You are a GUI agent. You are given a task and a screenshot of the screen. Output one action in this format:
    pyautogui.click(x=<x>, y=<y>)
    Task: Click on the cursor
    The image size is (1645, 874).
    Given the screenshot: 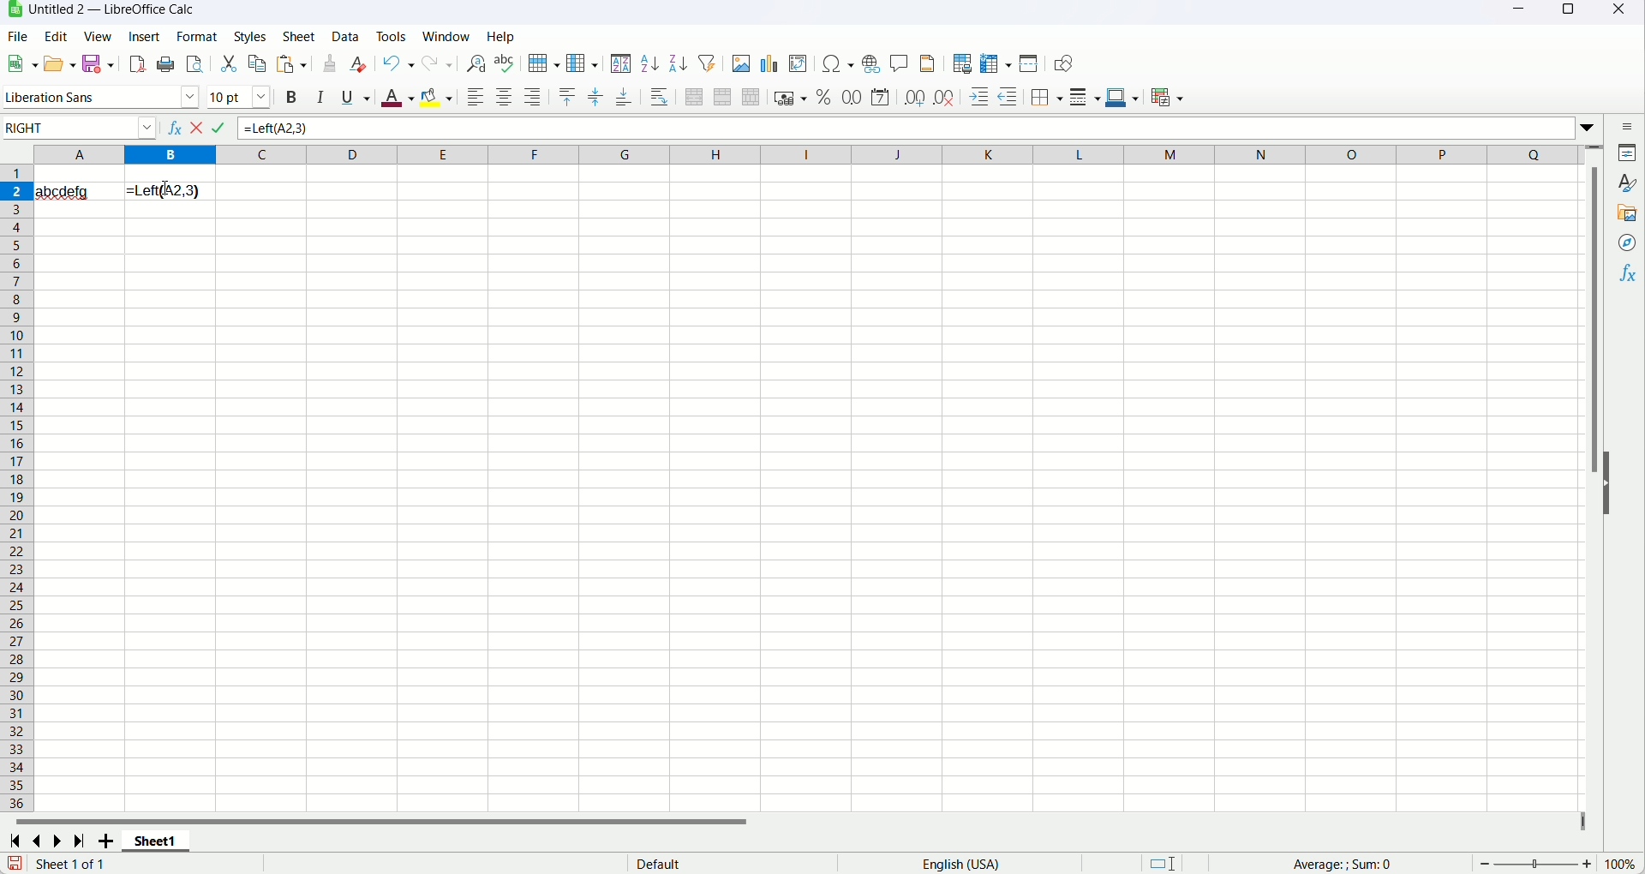 What is the action you would take?
    pyautogui.click(x=166, y=185)
    